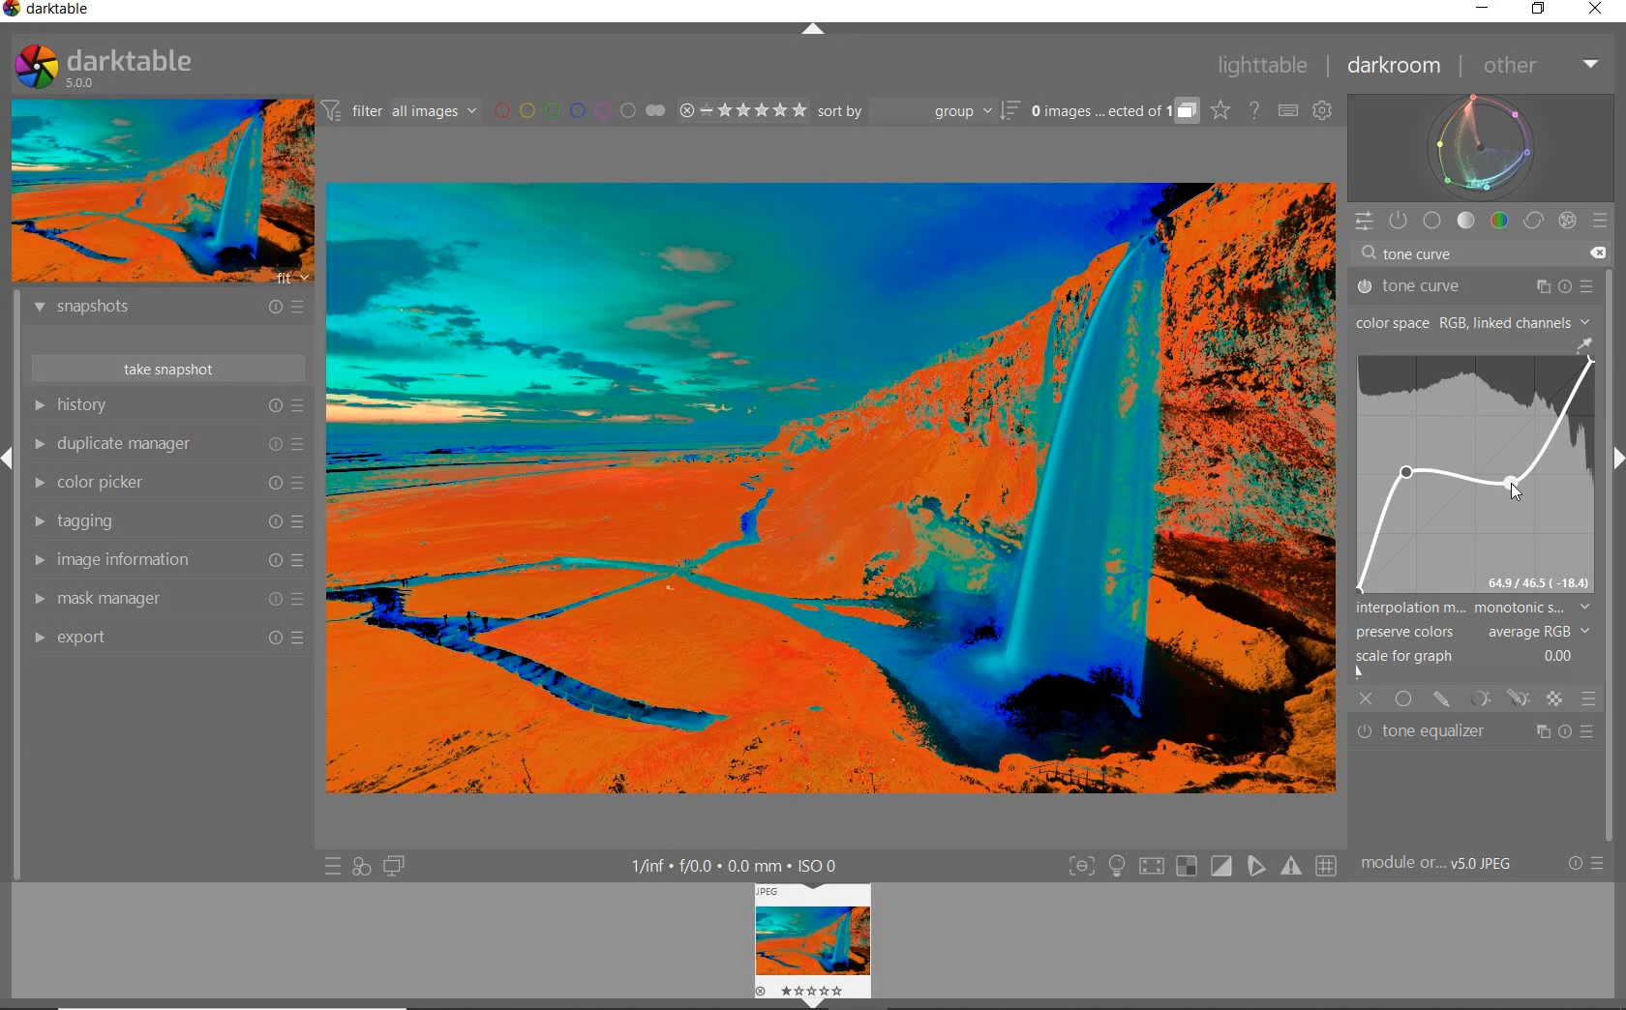 This screenshot has width=1626, height=1010. I want to click on color, so click(1498, 221).